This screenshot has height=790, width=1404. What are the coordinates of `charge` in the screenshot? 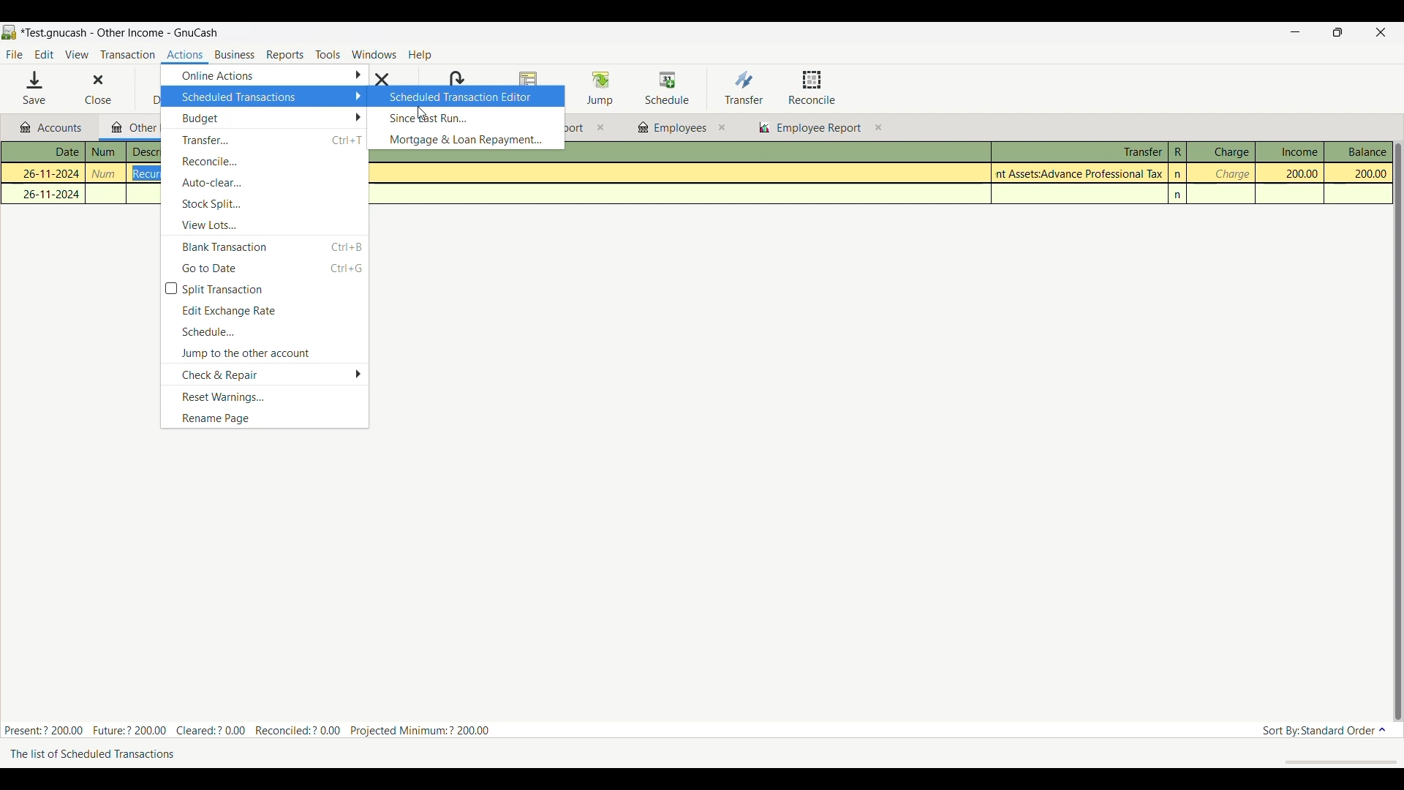 It's located at (1231, 174).